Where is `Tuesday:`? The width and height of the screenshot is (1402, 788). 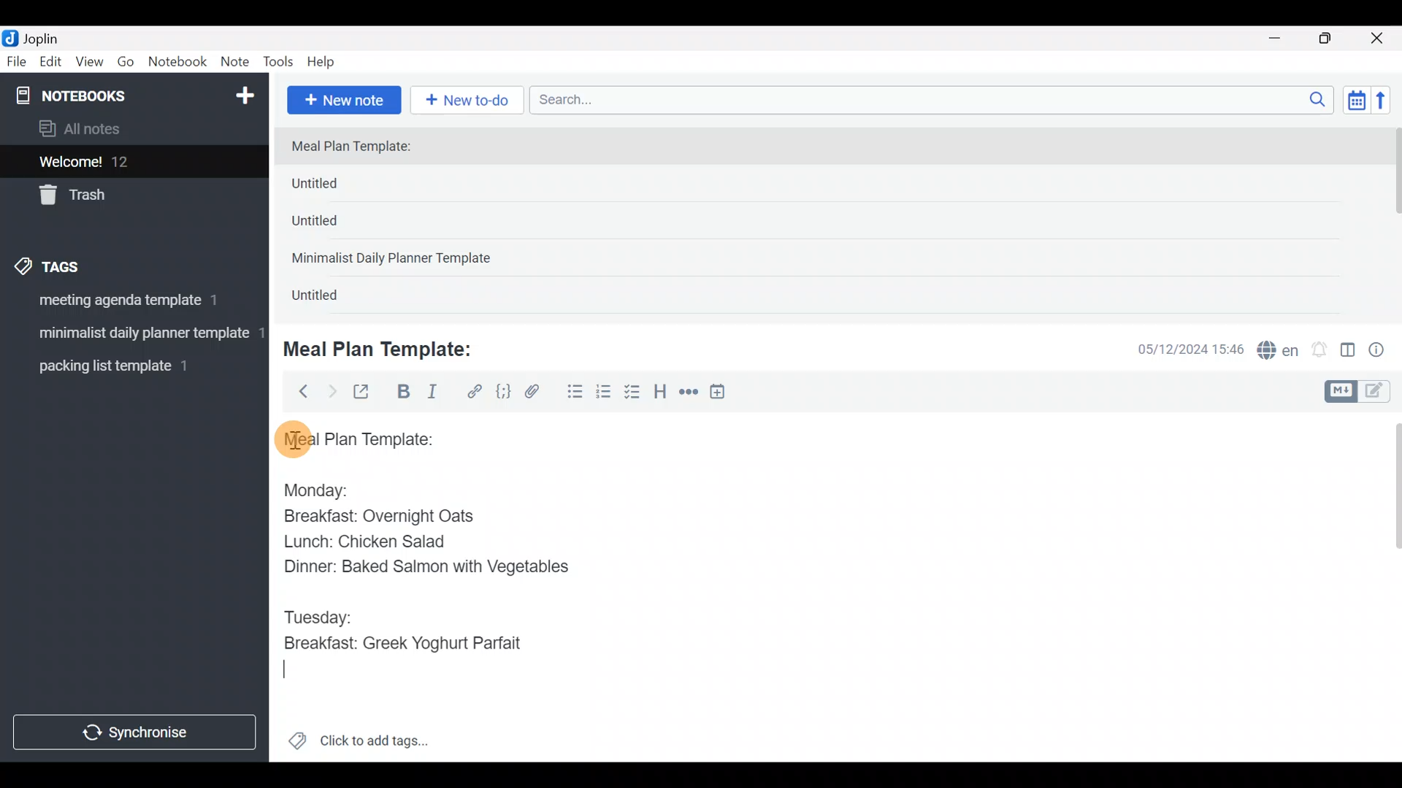
Tuesday: is located at coordinates (318, 617).